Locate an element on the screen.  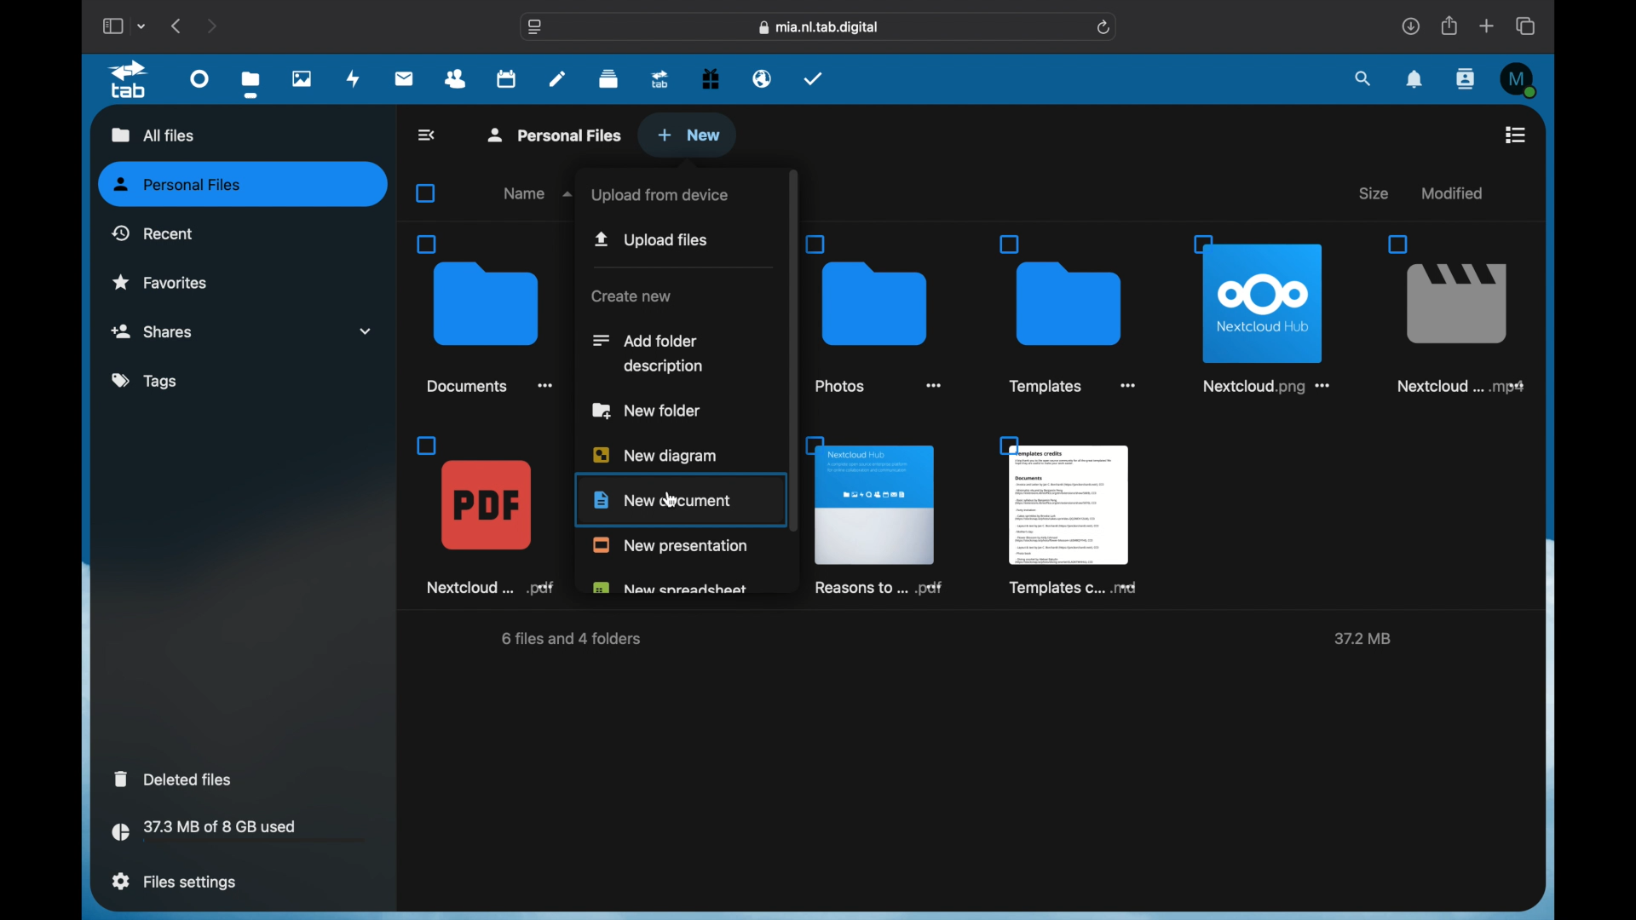
tags is located at coordinates (147, 382).